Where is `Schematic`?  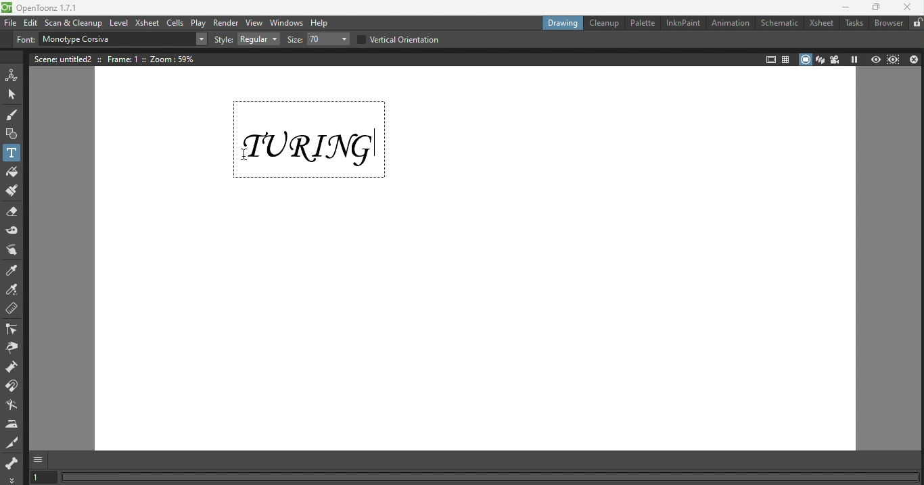
Schematic is located at coordinates (780, 23).